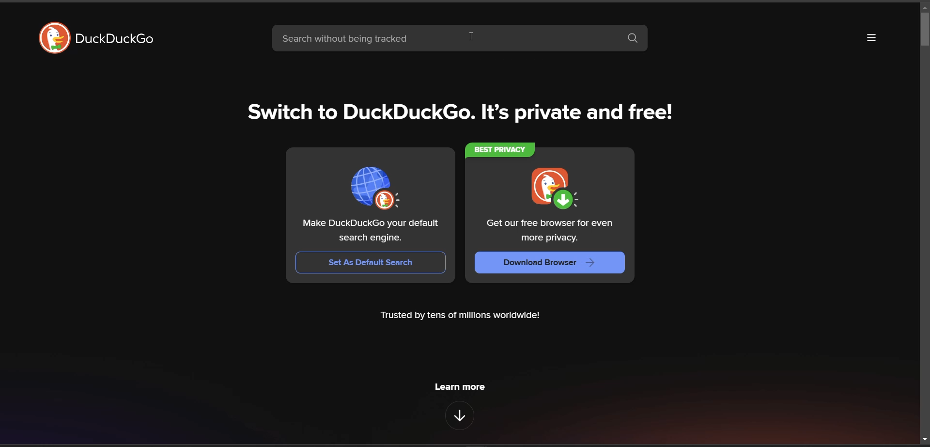  I want to click on cursor, so click(469, 37).